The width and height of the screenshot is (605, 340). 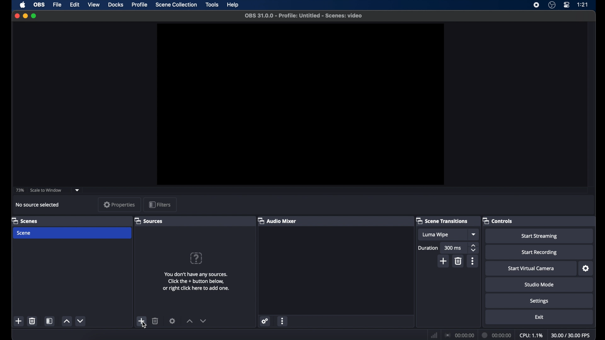 I want to click on cpu, so click(x=531, y=335).